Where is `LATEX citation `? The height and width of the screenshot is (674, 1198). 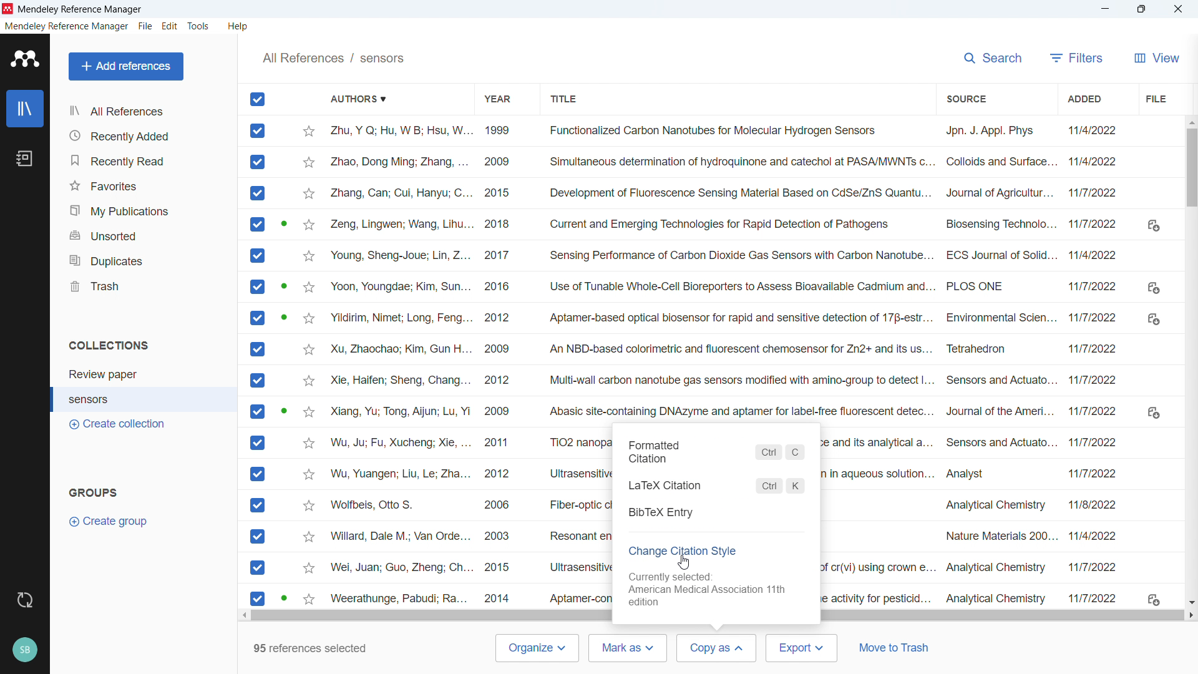
LATEX citation  is located at coordinates (718, 484).